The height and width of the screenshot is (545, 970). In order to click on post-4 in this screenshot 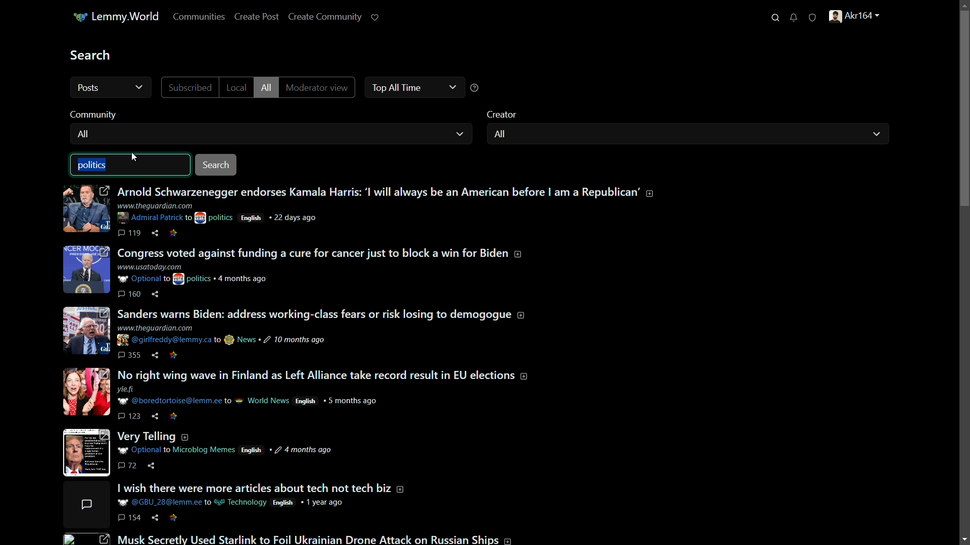, I will do `click(296, 391)`.